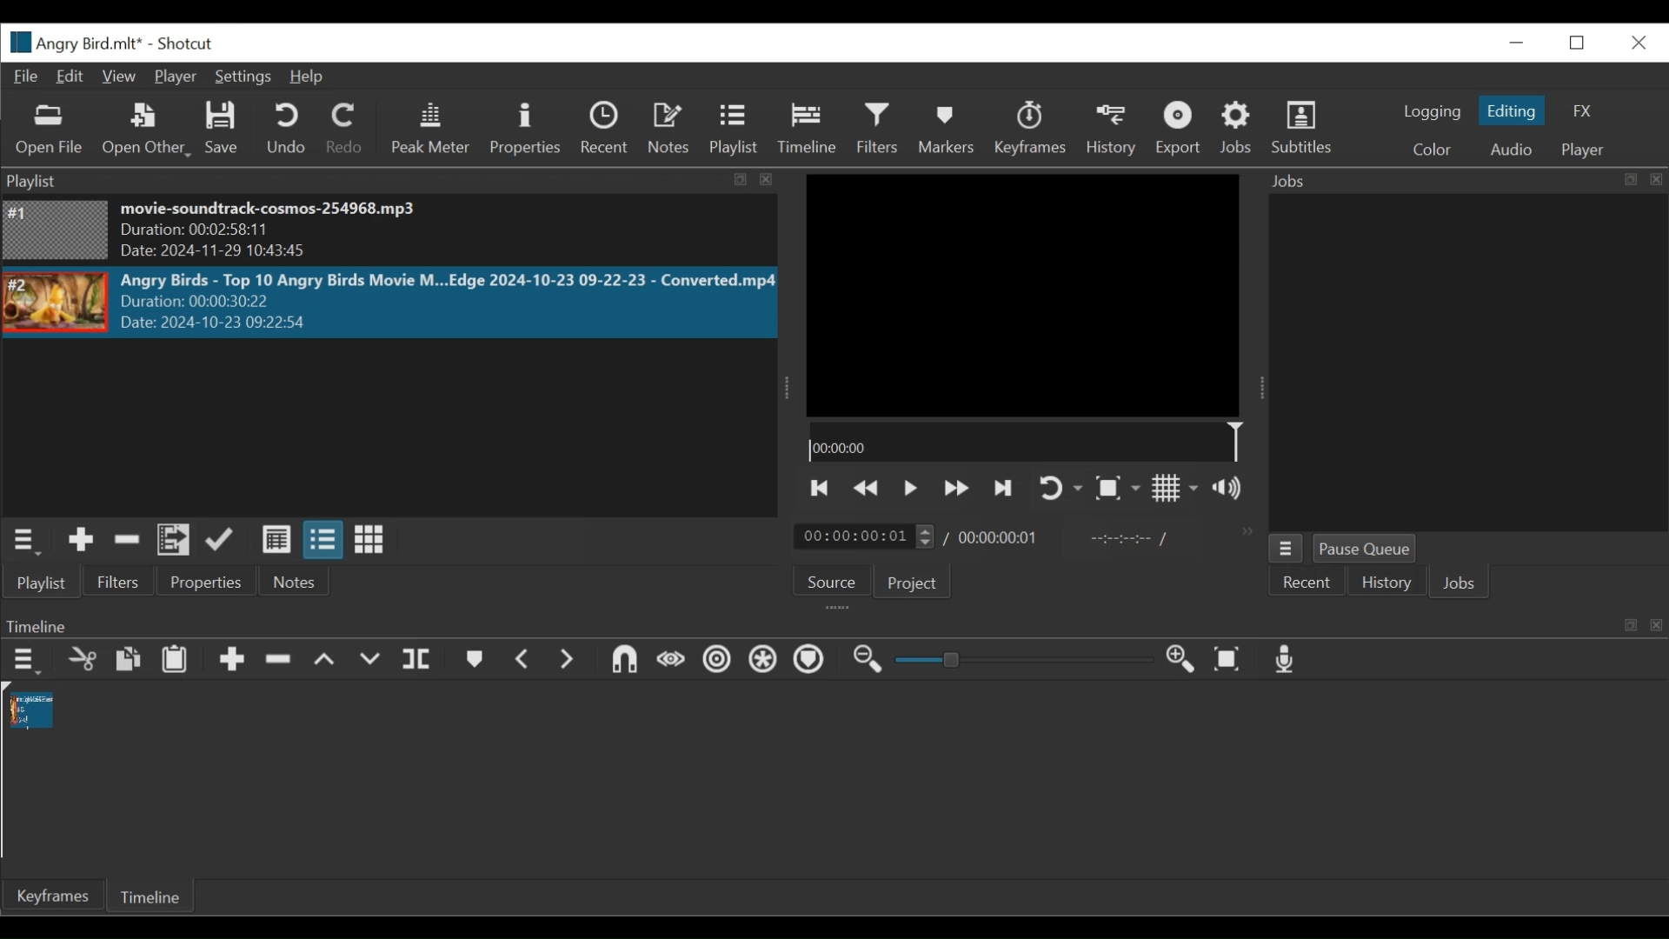  I want to click on Notes, so click(667, 128).